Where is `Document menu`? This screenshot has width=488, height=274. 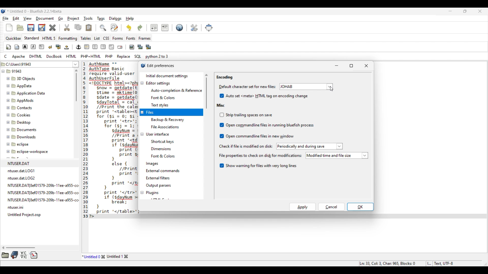 Document menu is located at coordinates (45, 19).